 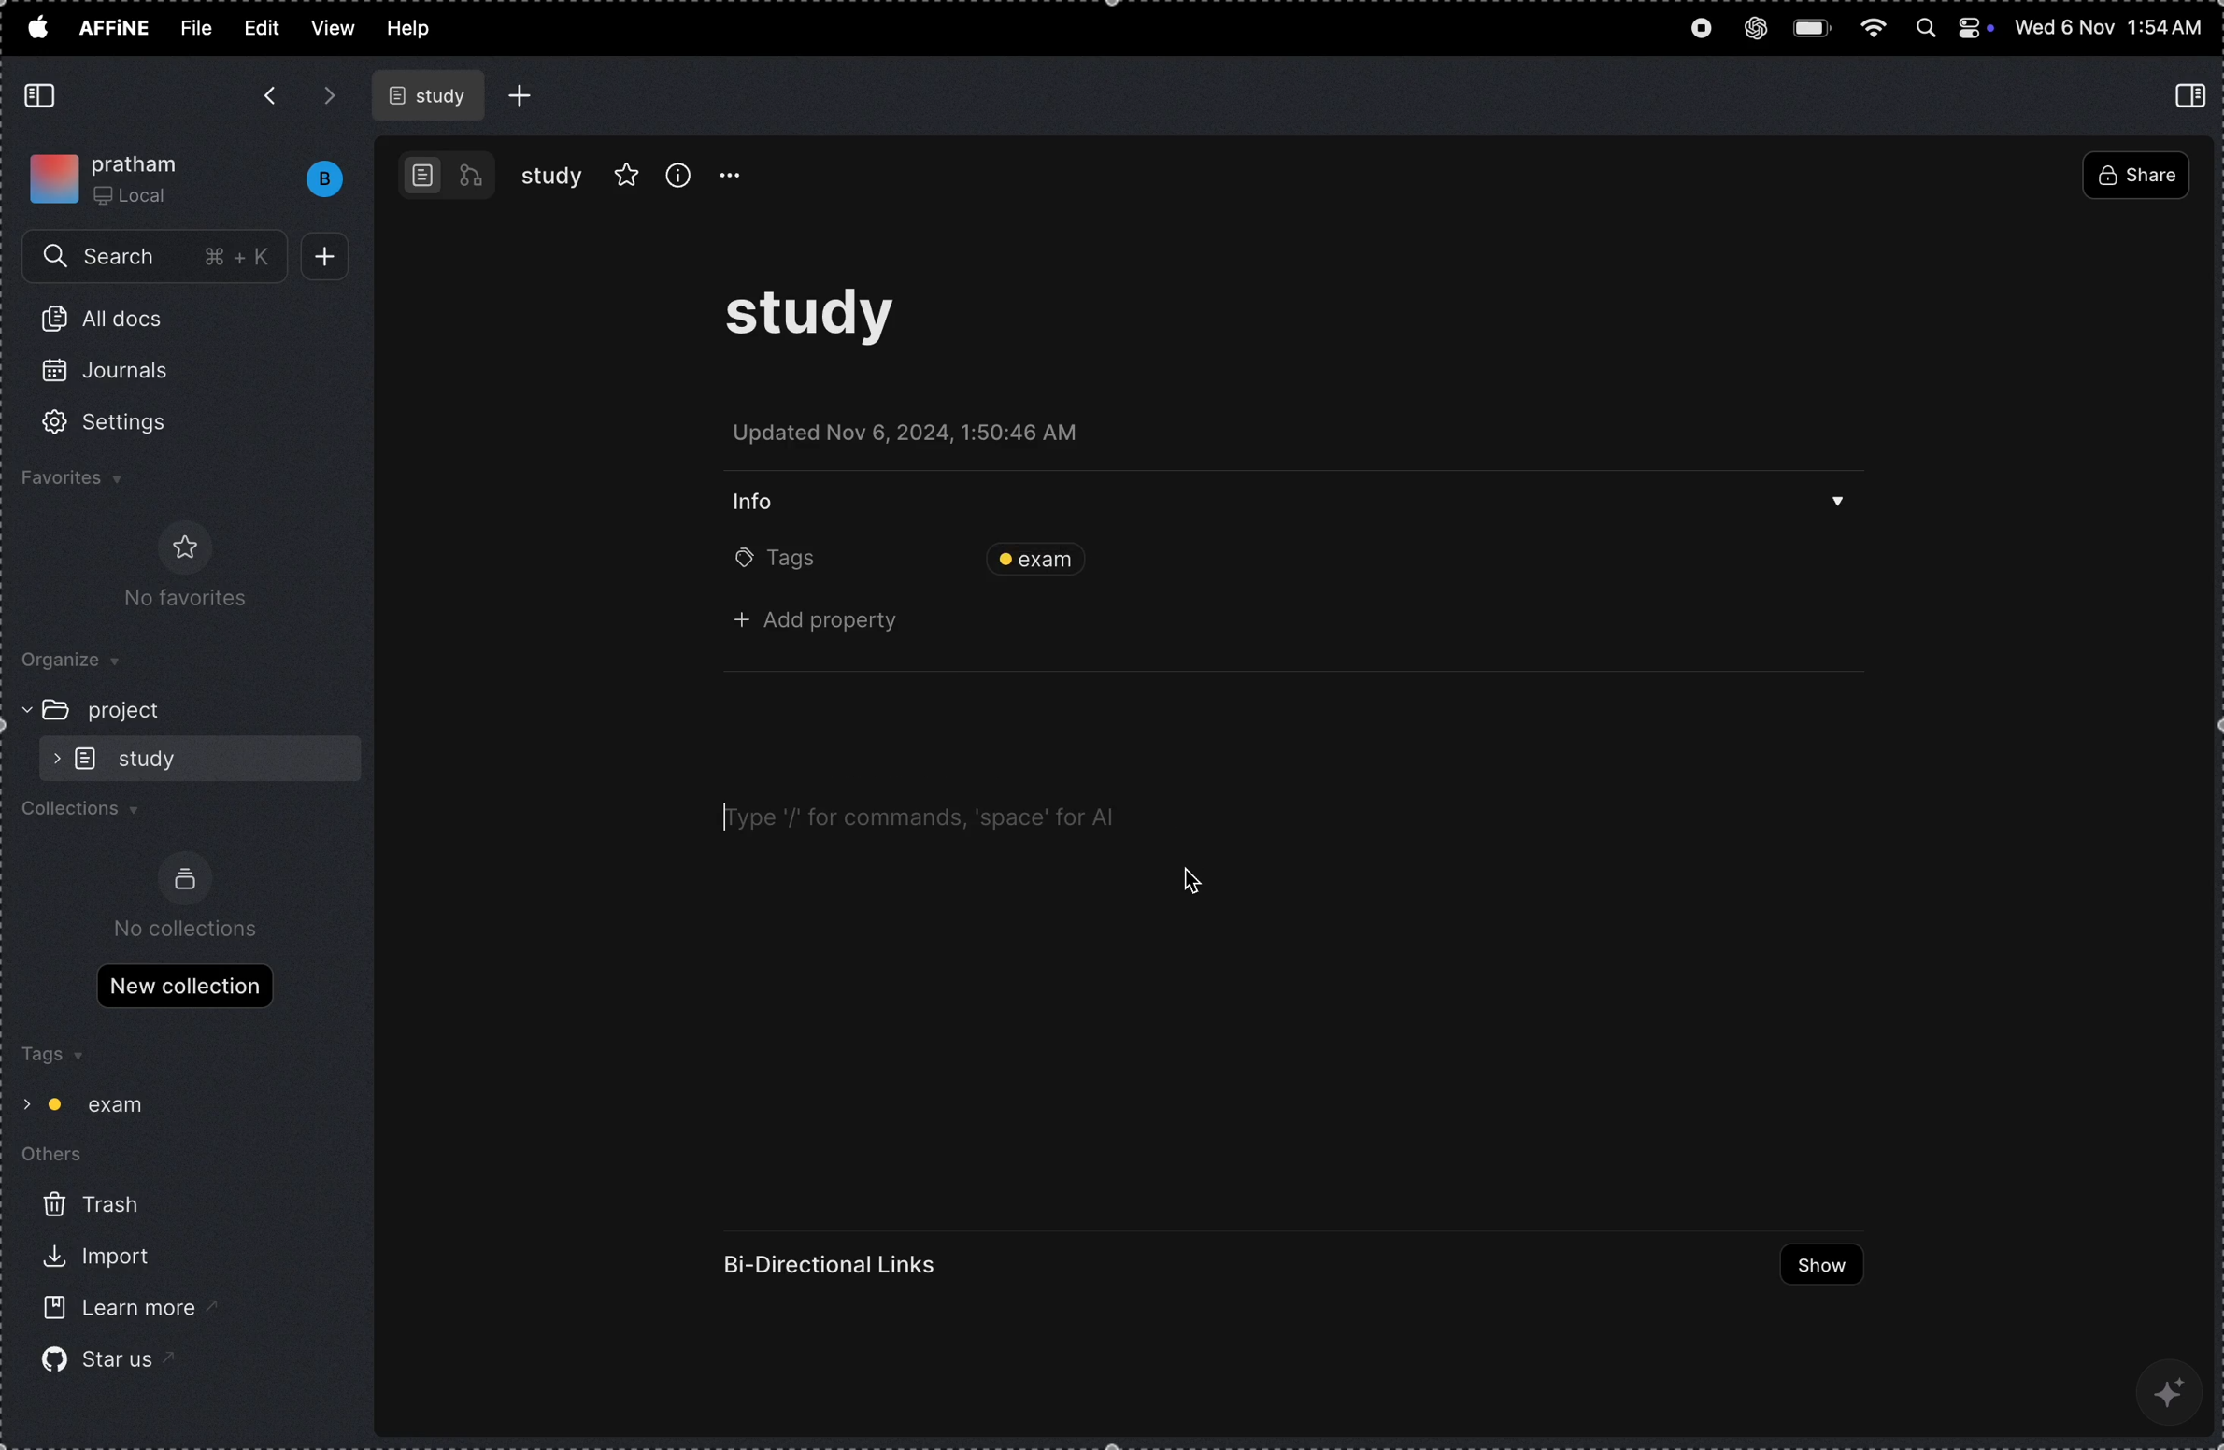 What do you see at coordinates (180, 547) in the screenshot?
I see `favorite logo` at bounding box center [180, 547].